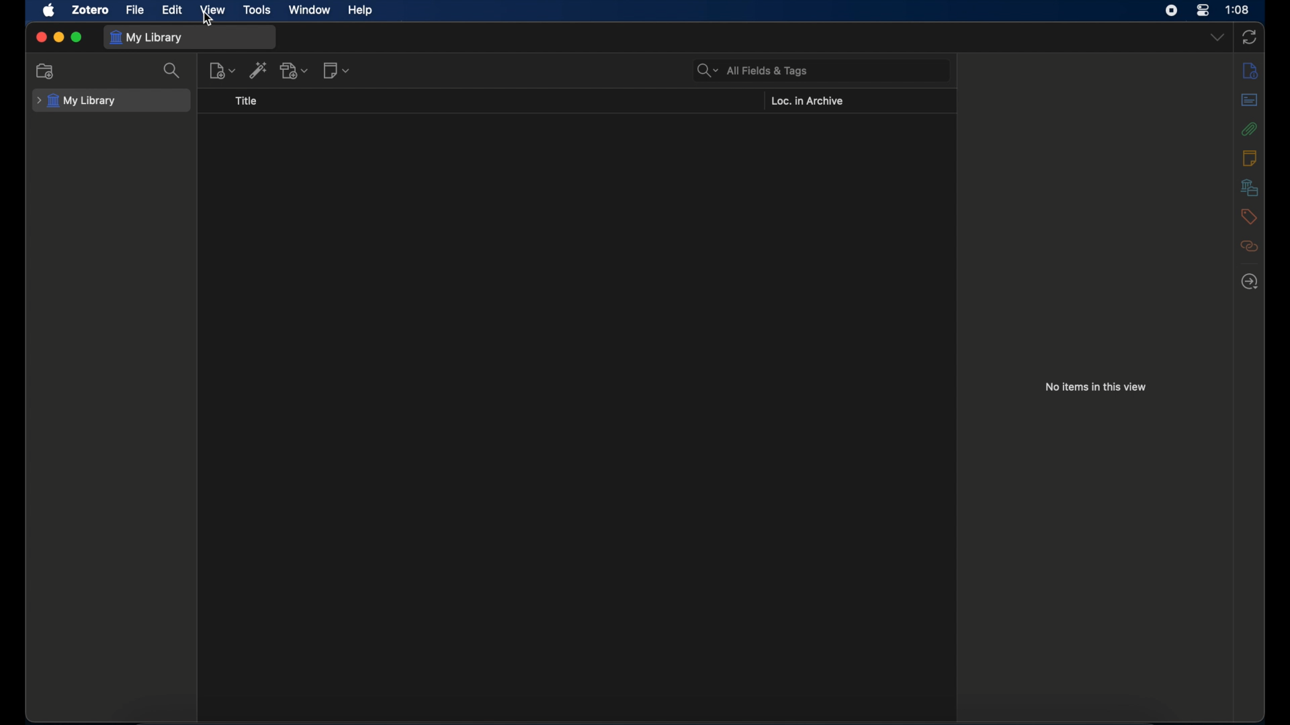 The width and height of the screenshot is (1290, 725). What do you see at coordinates (77, 101) in the screenshot?
I see `my library` at bounding box center [77, 101].